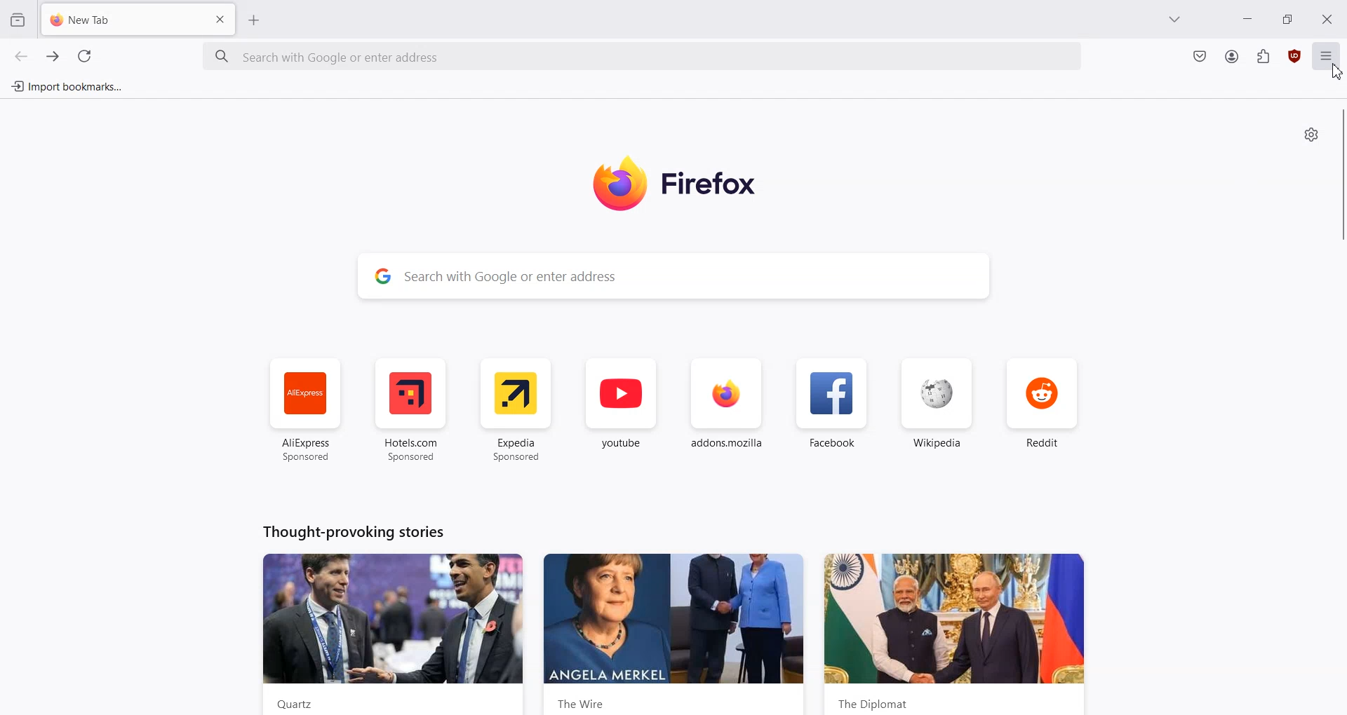 The image size is (1347, 715). Describe the element at coordinates (675, 275) in the screenshot. I see `Search Bar` at that location.